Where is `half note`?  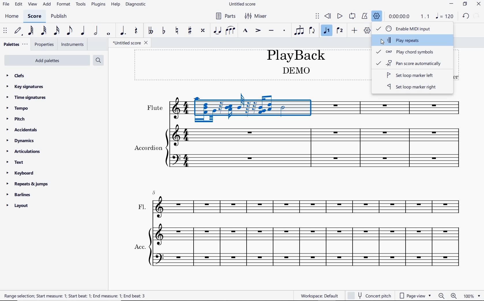 half note is located at coordinates (96, 31).